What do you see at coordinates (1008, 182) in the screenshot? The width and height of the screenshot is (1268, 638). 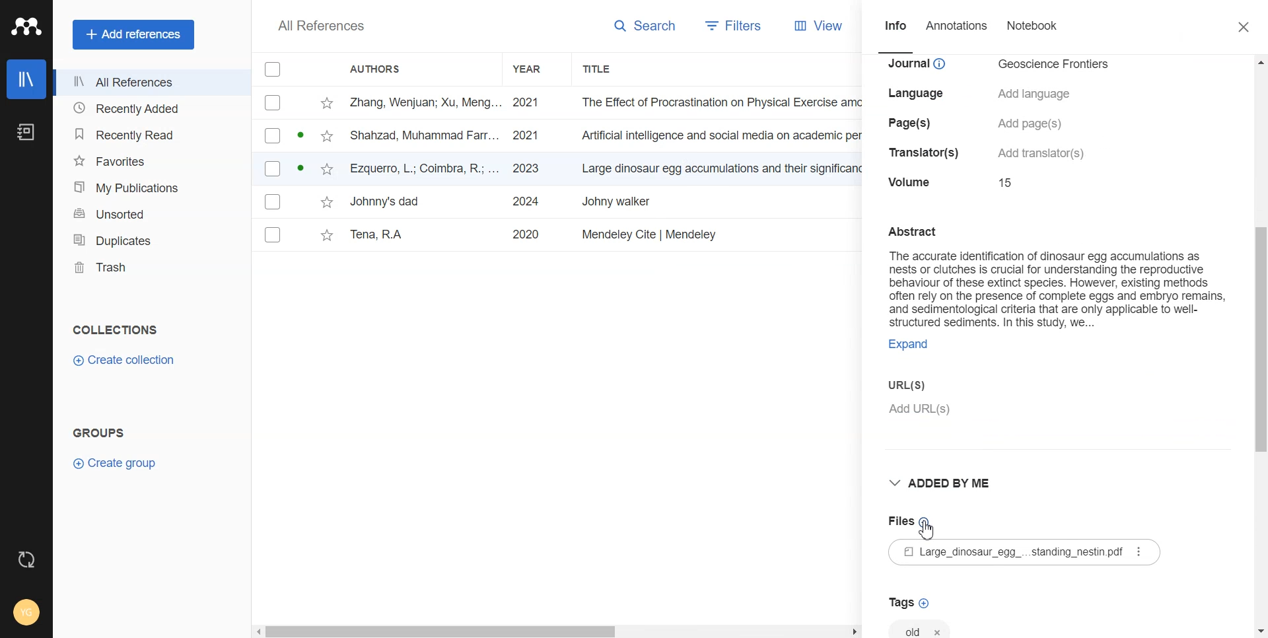 I see `details` at bounding box center [1008, 182].